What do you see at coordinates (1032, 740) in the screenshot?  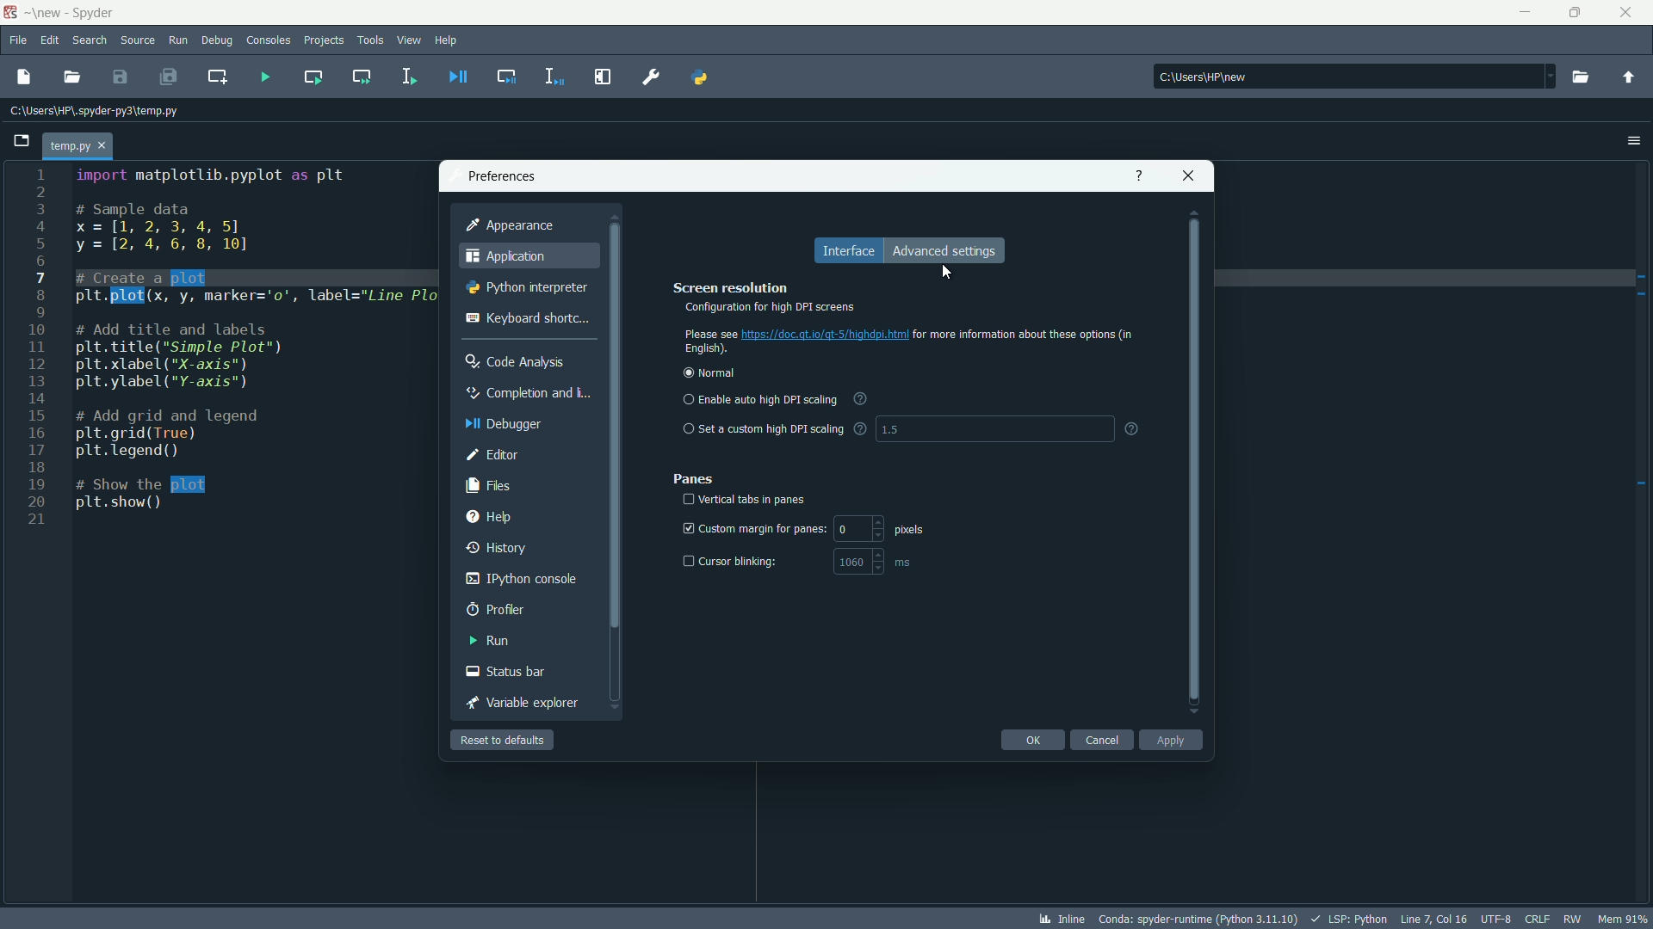 I see `ok` at bounding box center [1032, 740].